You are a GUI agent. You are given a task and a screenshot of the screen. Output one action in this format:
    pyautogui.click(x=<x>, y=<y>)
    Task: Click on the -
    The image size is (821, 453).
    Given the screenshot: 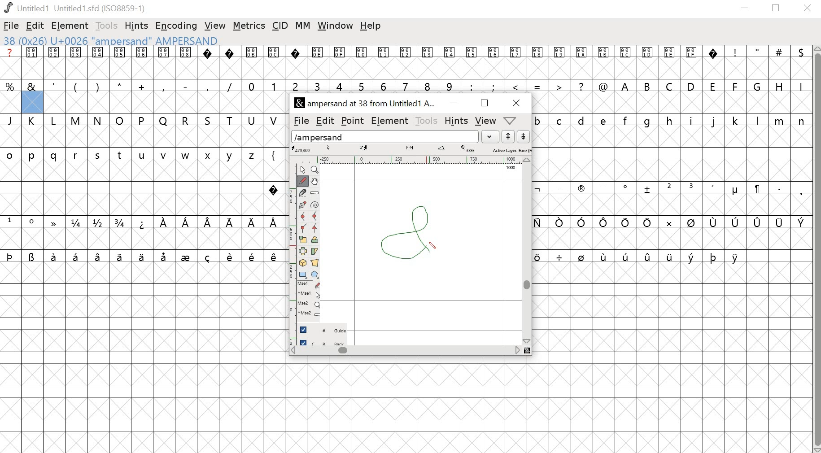 What is the action you would take?
    pyautogui.click(x=185, y=85)
    